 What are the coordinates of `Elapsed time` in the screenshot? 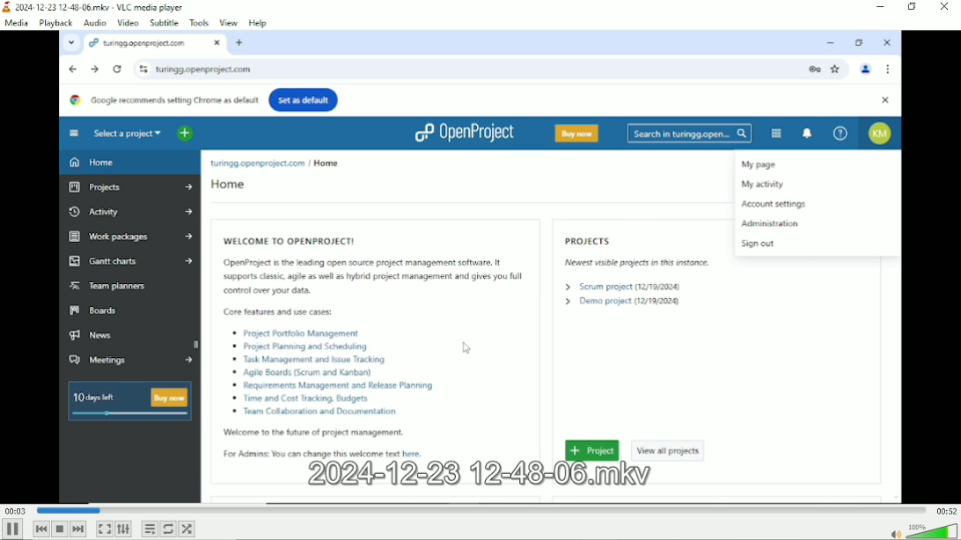 It's located at (15, 510).